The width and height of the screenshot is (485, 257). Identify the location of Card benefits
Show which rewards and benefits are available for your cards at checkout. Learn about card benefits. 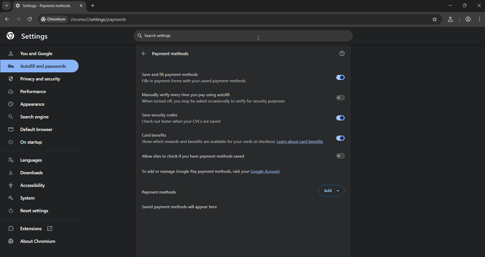
(242, 139).